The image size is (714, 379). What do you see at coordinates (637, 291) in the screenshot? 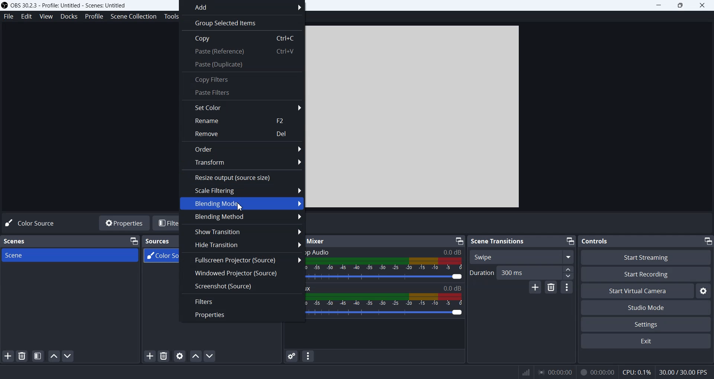
I see `Start Virtual Camera` at bounding box center [637, 291].